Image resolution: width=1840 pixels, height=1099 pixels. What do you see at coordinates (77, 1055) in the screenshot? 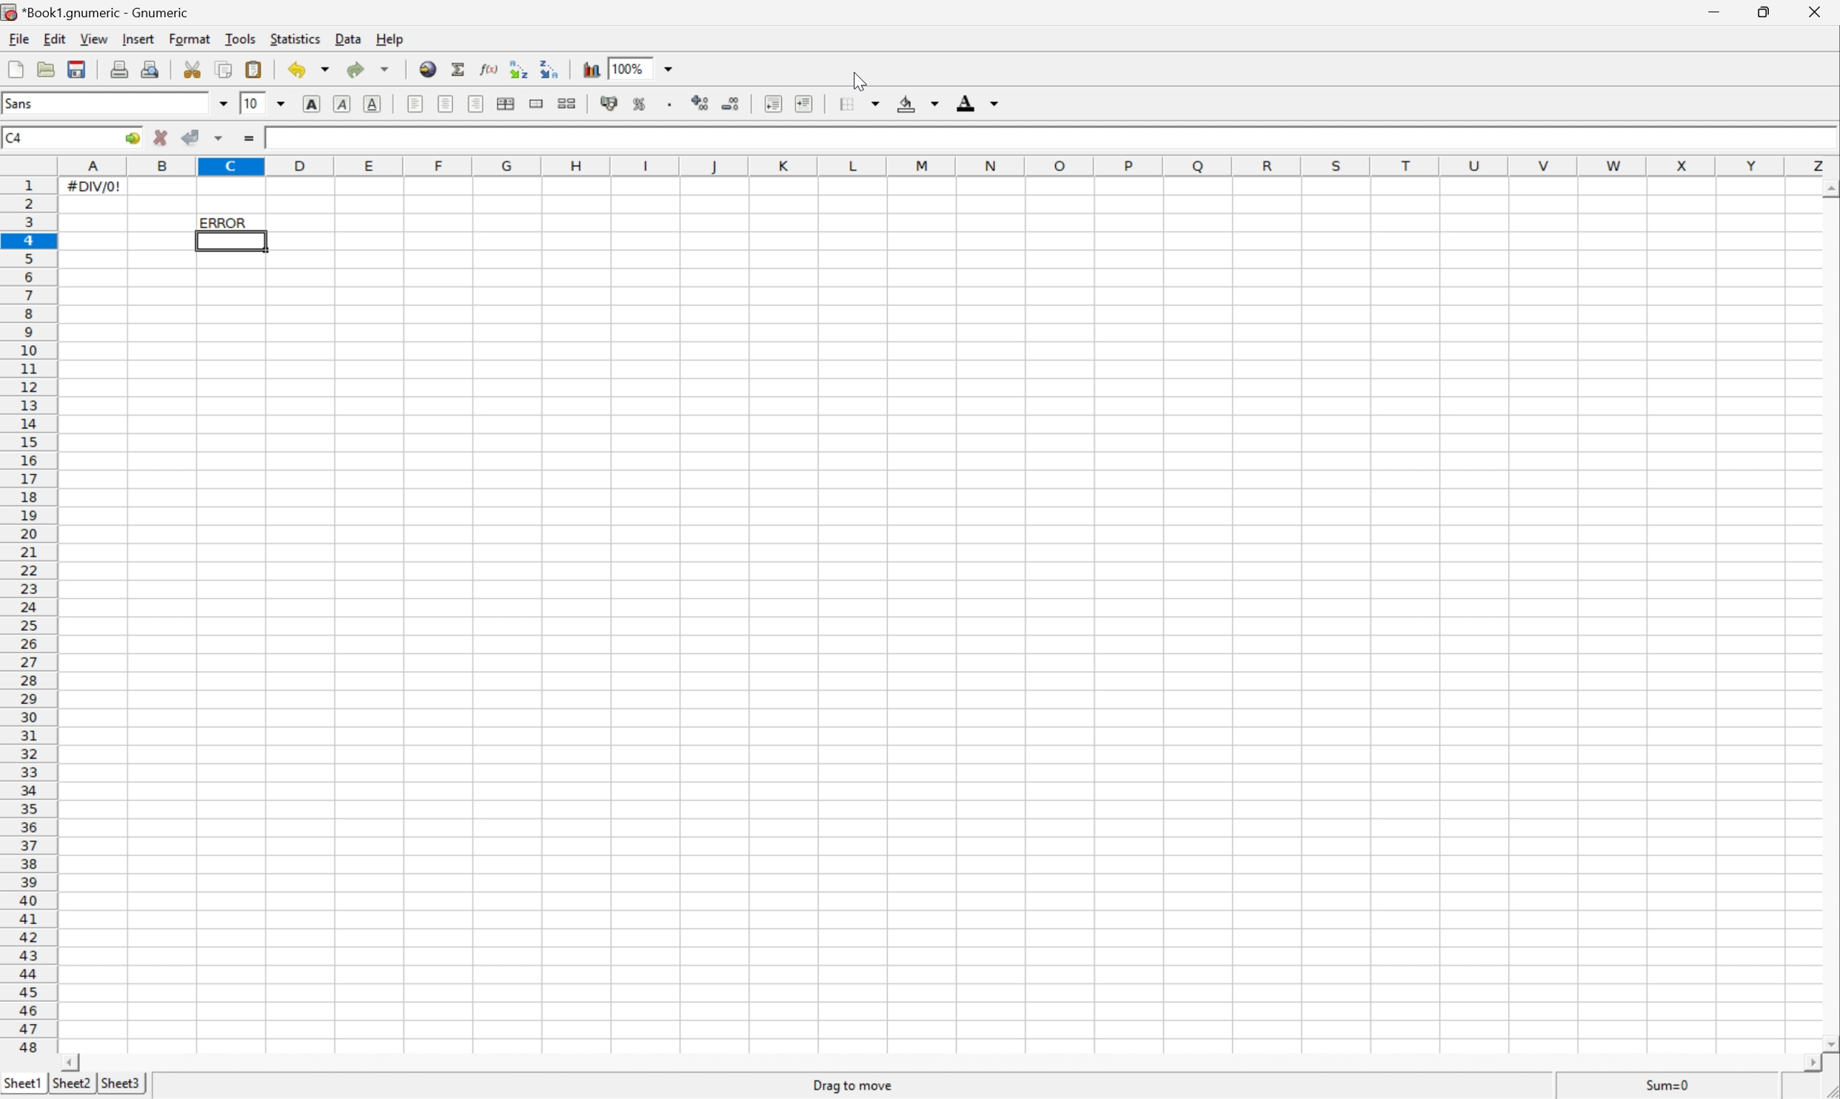
I see `Scroll left` at bounding box center [77, 1055].